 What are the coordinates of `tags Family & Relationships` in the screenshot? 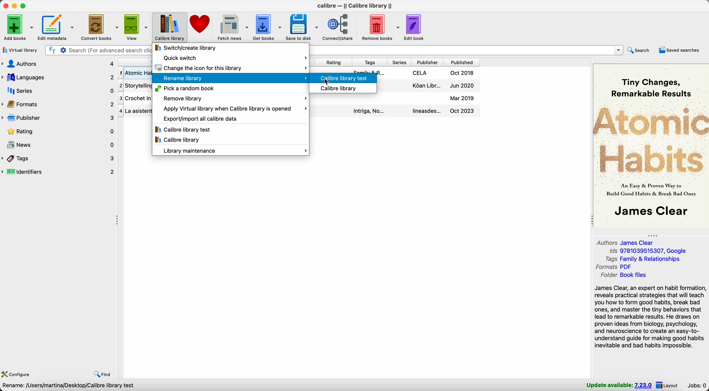 It's located at (644, 259).